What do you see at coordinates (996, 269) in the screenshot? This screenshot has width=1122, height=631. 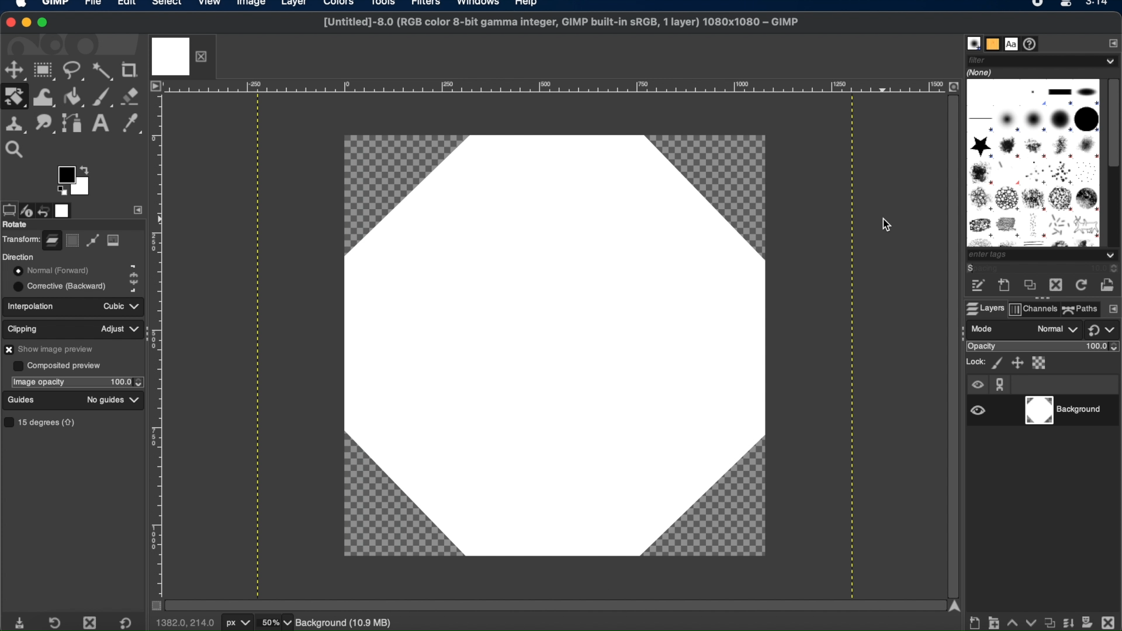 I see `spacing` at bounding box center [996, 269].